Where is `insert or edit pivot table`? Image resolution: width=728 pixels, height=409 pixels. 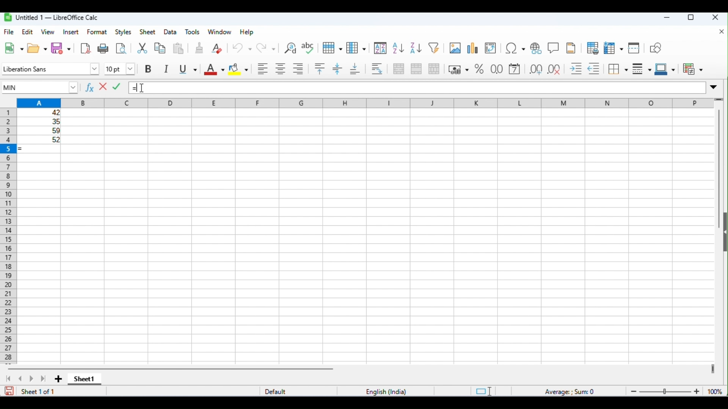
insert or edit pivot table is located at coordinates (491, 48).